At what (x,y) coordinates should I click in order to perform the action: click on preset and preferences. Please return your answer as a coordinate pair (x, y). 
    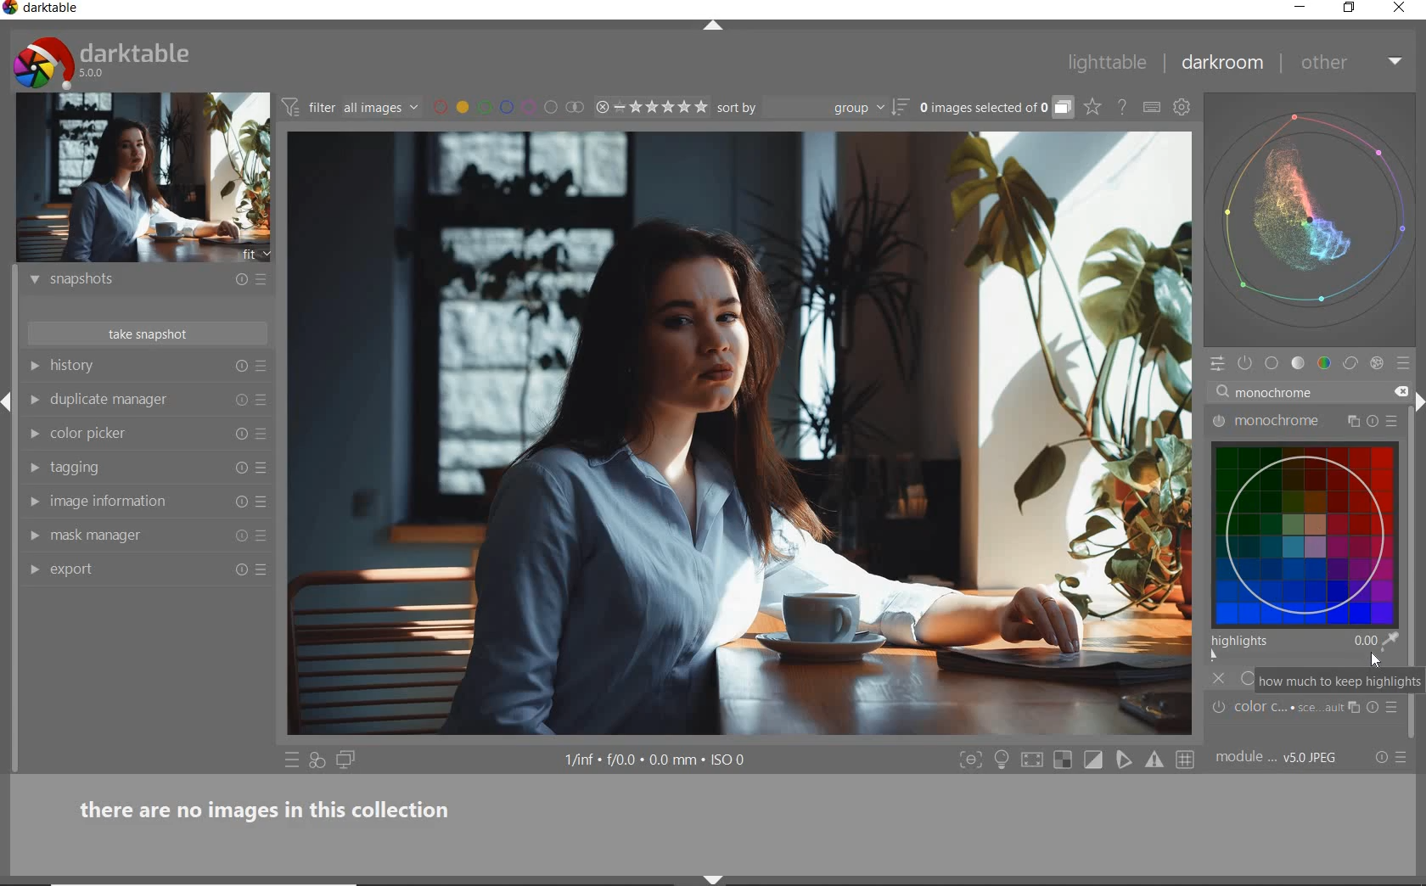
    Looking at the image, I should click on (262, 400).